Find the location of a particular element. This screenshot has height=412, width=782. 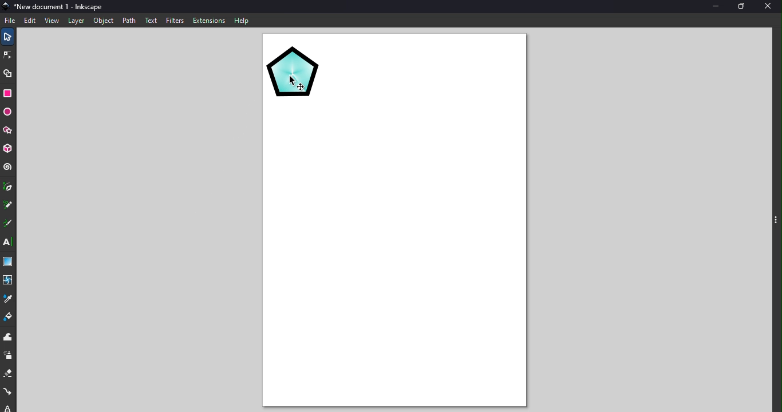

Spray tool is located at coordinates (8, 356).